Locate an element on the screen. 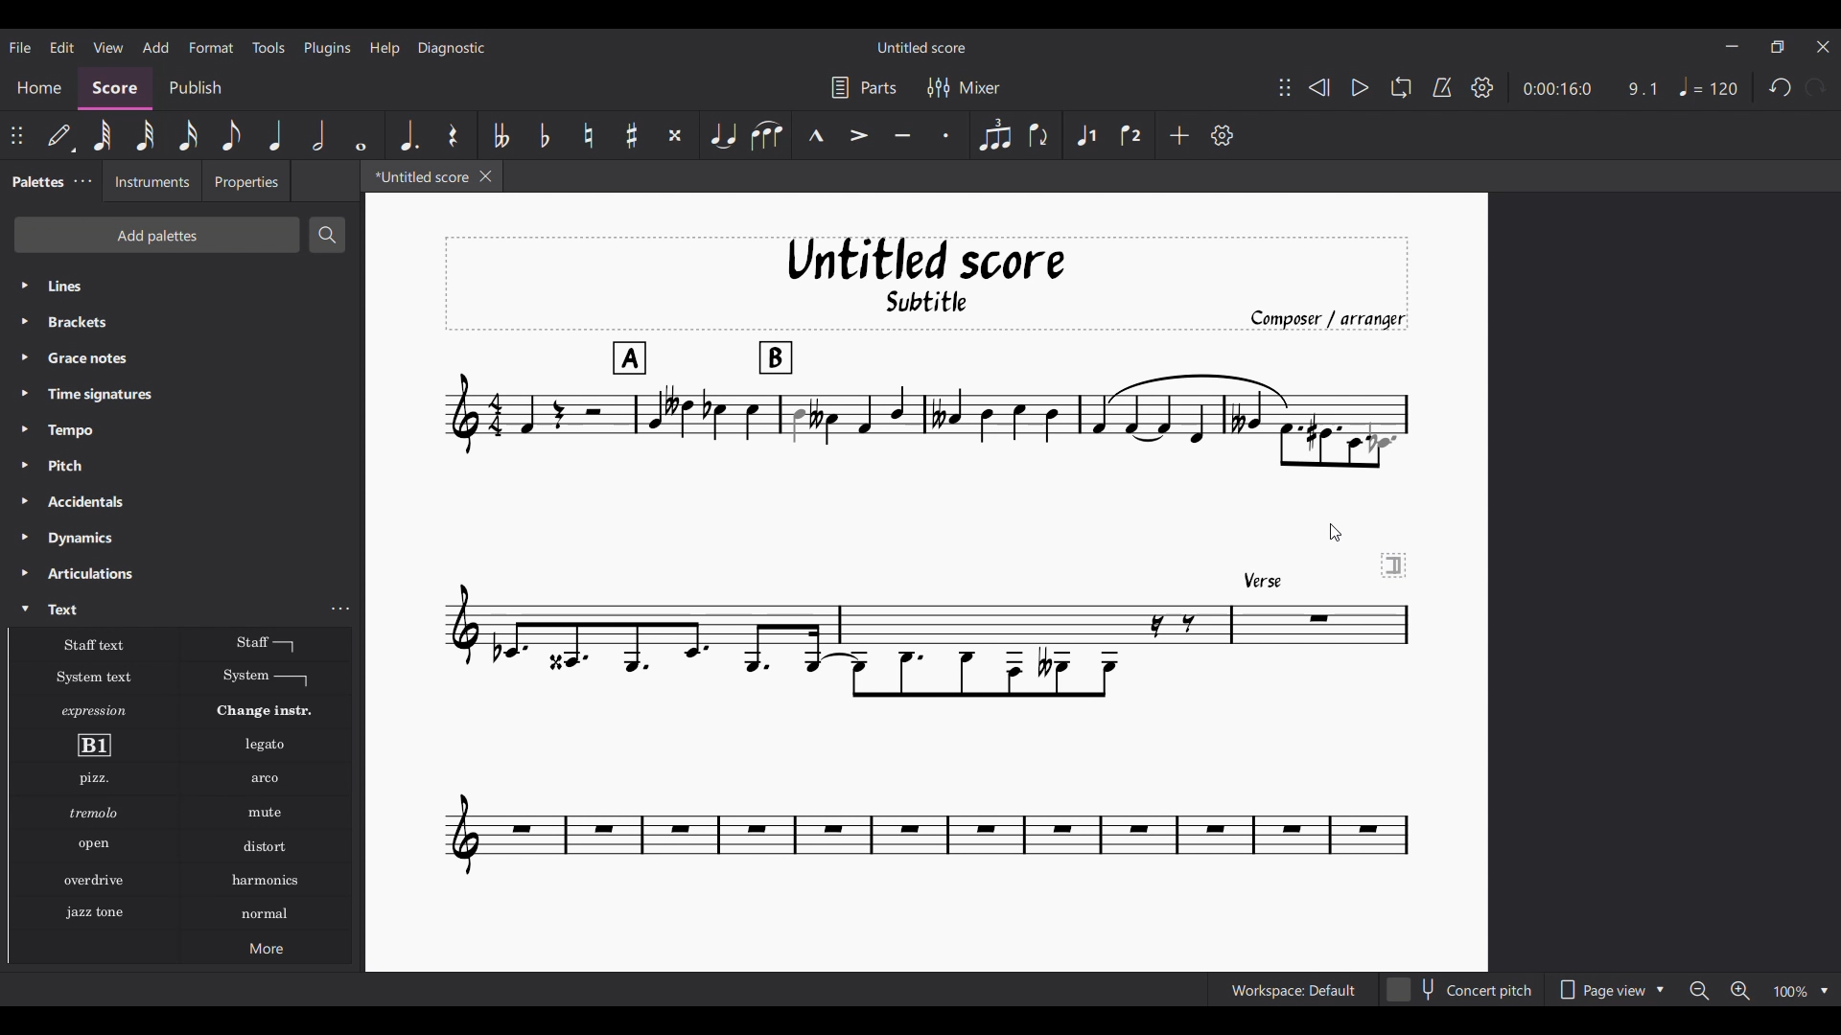  Default is located at coordinates (60, 135).